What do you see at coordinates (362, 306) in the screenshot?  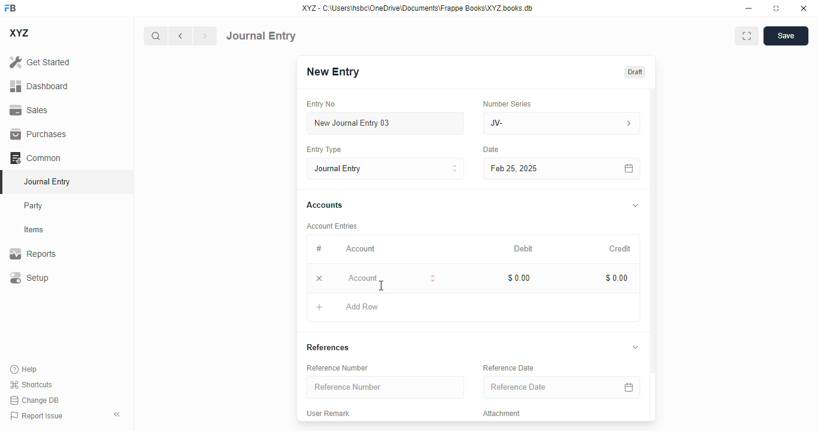 I see `add row` at bounding box center [362, 306].